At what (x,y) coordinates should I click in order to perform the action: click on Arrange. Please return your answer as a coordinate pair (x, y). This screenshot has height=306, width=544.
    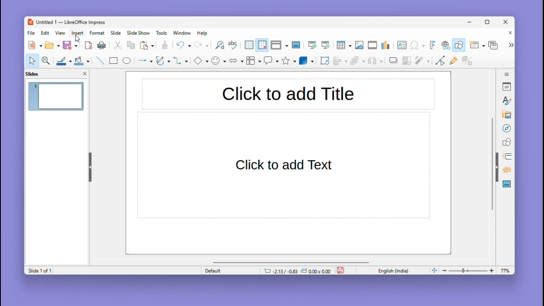
    Looking at the image, I should click on (357, 62).